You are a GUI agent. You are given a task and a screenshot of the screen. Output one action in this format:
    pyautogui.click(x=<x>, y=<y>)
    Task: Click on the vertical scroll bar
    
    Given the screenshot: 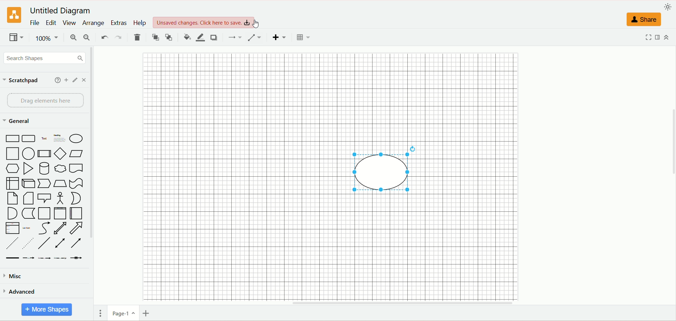 What is the action you would take?
    pyautogui.click(x=93, y=183)
    